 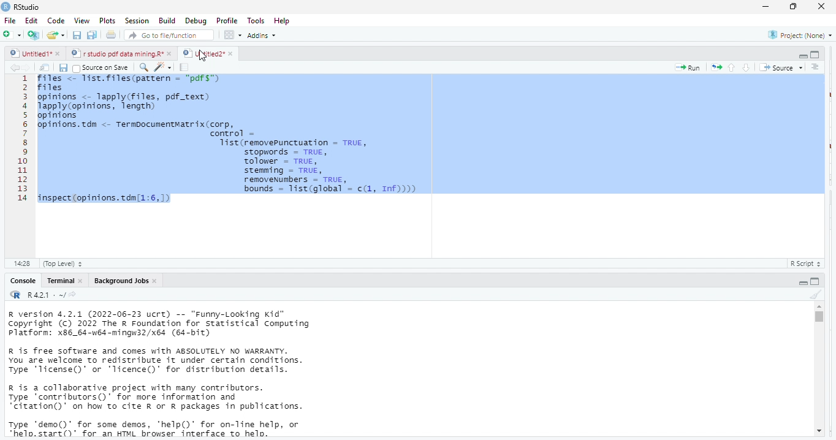 I want to click on show in new window, so click(x=46, y=67).